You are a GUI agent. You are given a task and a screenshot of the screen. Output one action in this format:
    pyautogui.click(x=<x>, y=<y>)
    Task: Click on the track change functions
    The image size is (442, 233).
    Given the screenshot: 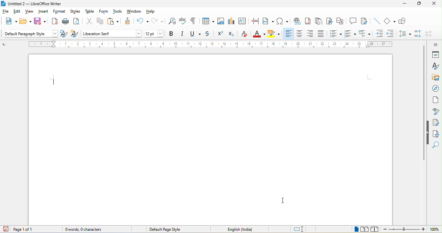 What is the action you would take?
    pyautogui.click(x=364, y=22)
    